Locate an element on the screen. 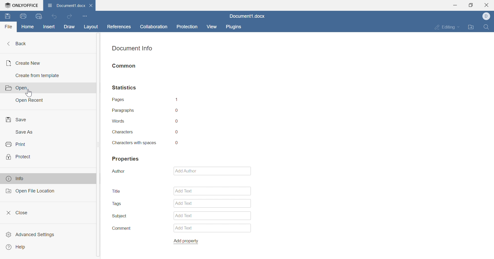  close is located at coordinates (487, 5).